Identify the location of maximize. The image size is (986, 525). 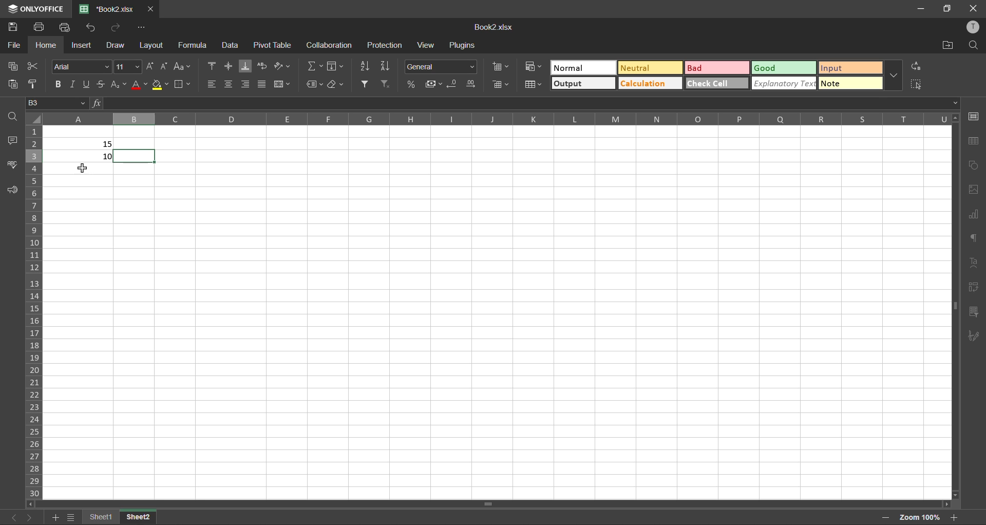
(947, 9).